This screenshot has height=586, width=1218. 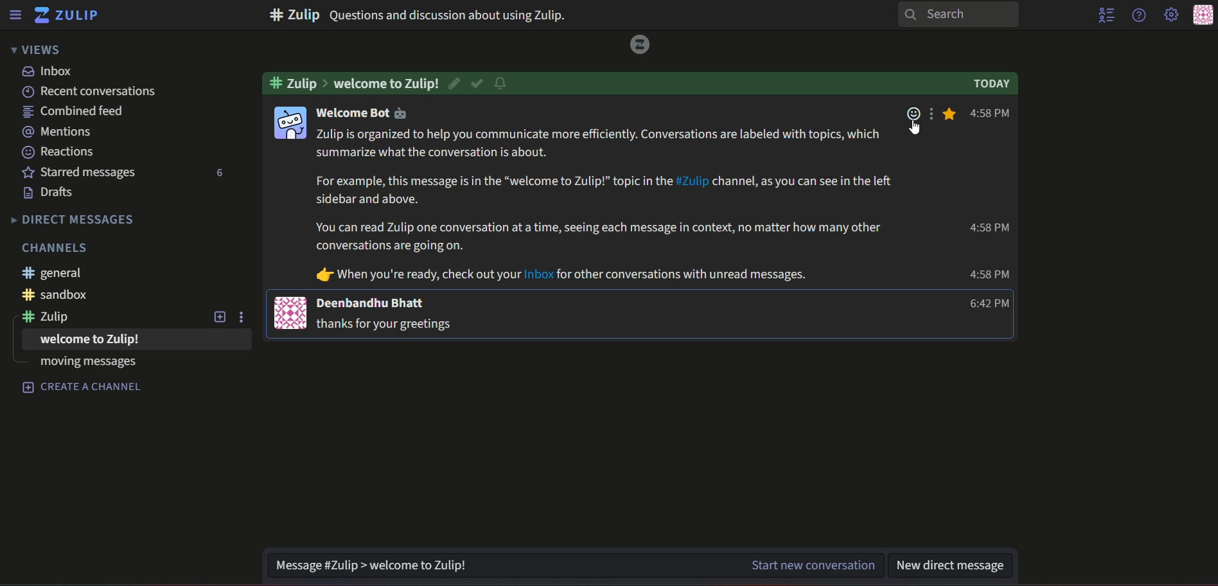 What do you see at coordinates (56, 295) in the screenshot?
I see `#sandbox` at bounding box center [56, 295].